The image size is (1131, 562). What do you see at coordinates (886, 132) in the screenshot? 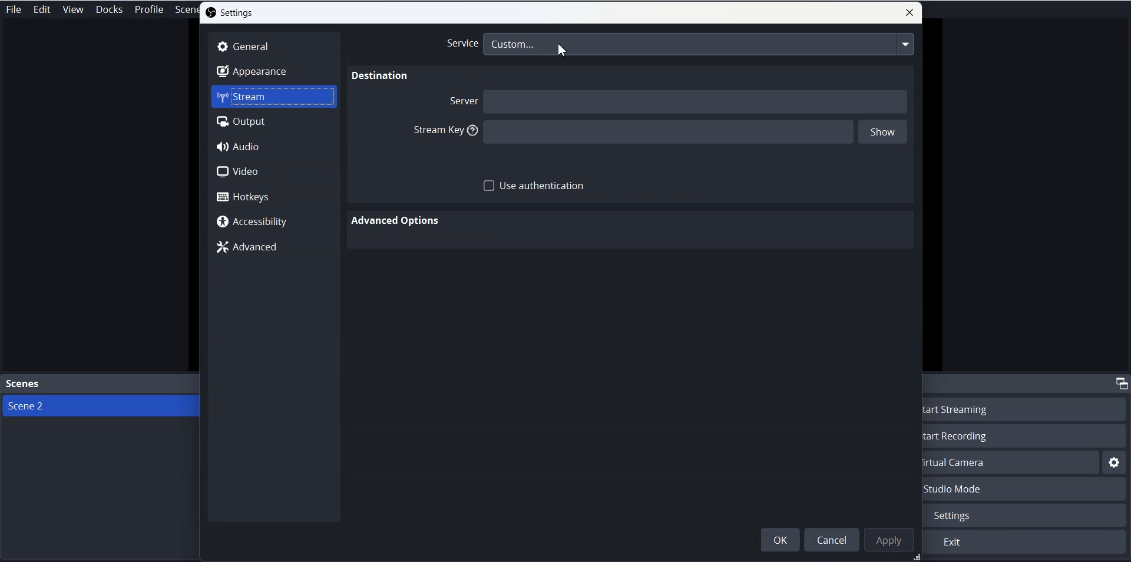
I see `Show` at bounding box center [886, 132].